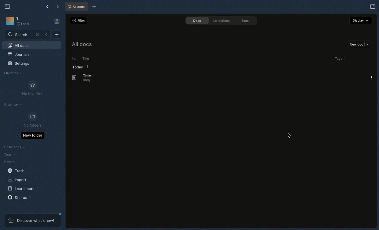  I want to click on Settings, so click(22, 65).